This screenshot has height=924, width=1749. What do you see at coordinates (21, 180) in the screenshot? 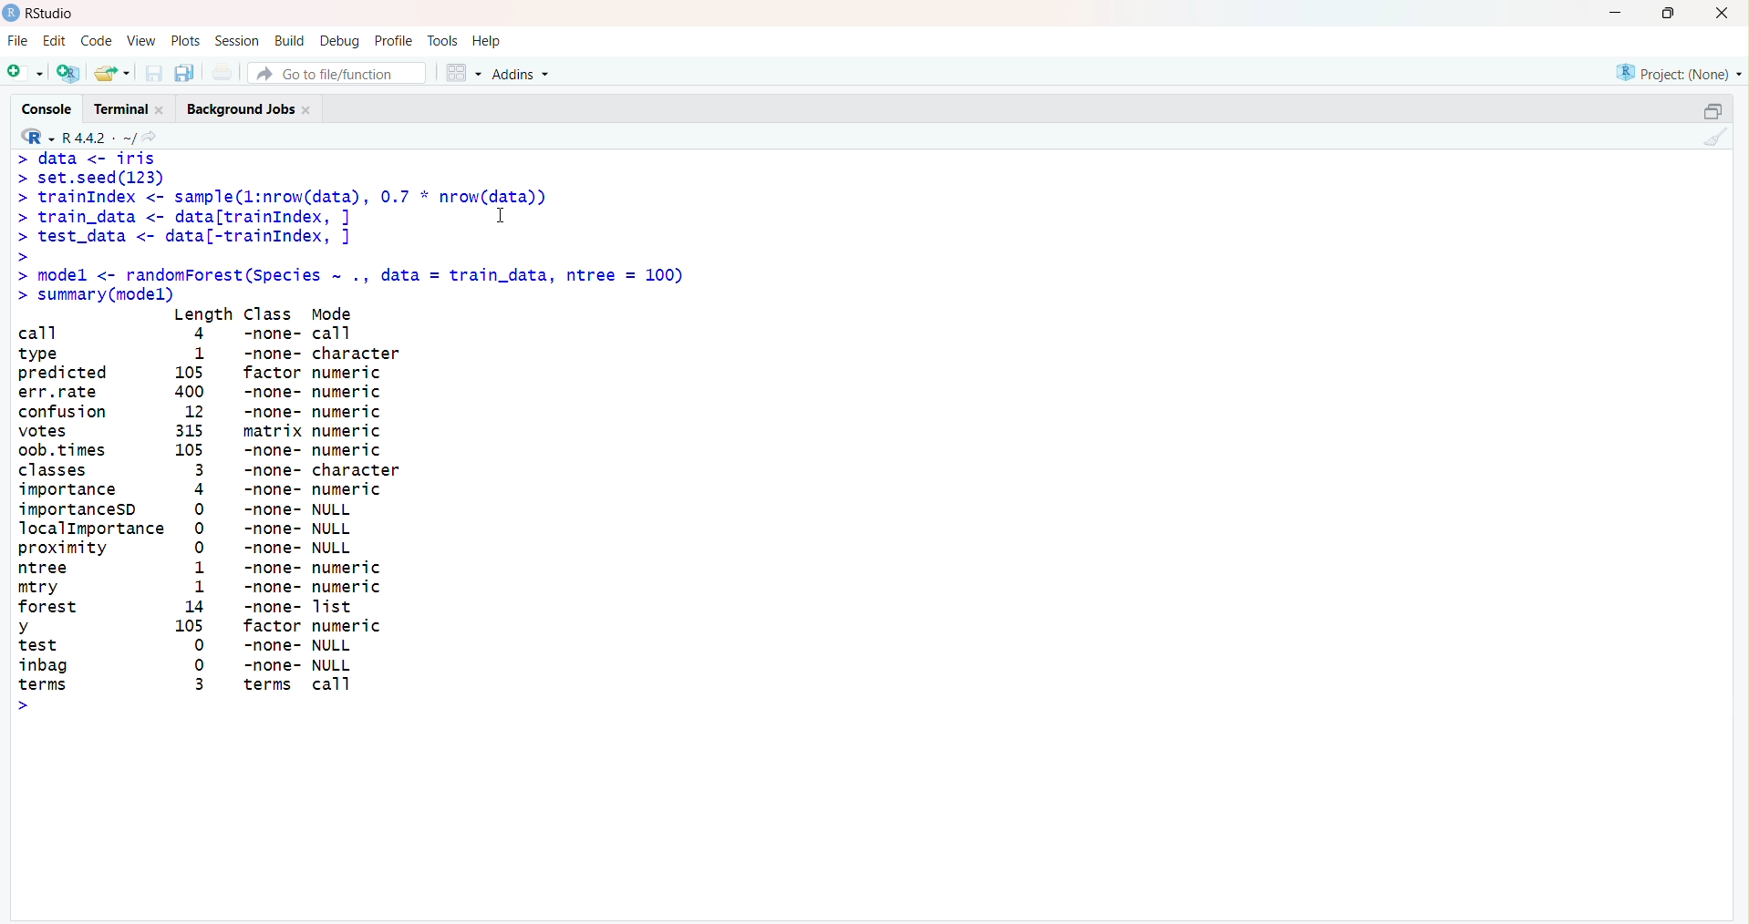
I see `Prompt cursor` at bounding box center [21, 180].